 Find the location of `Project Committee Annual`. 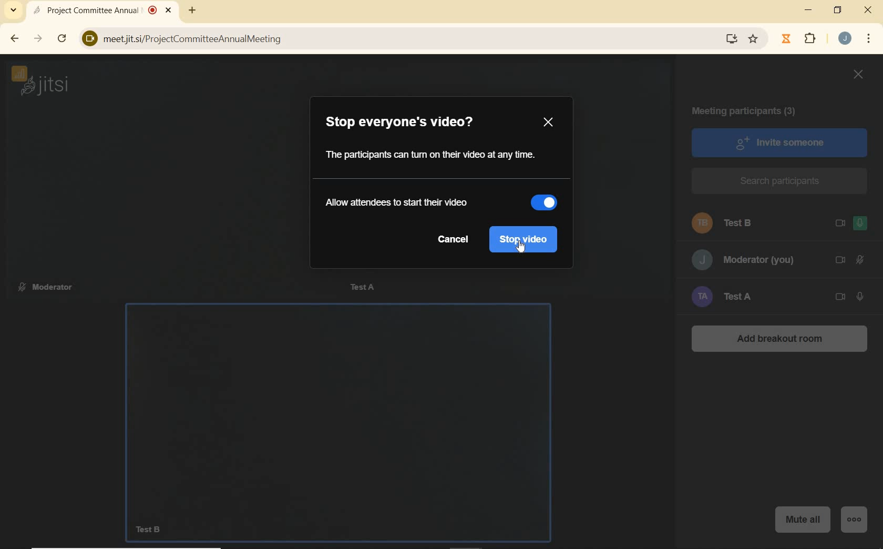

Project Committee Annual is located at coordinates (107, 12).